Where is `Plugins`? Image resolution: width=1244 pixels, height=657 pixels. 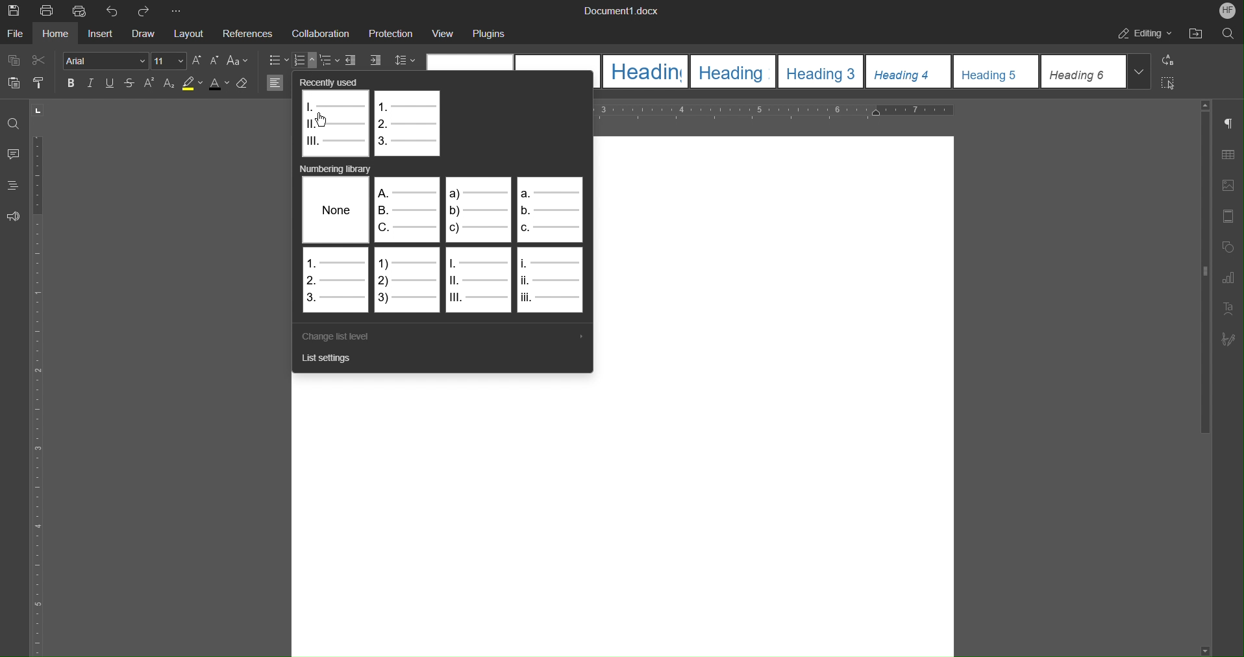 Plugins is located at coordinates (490, 34).